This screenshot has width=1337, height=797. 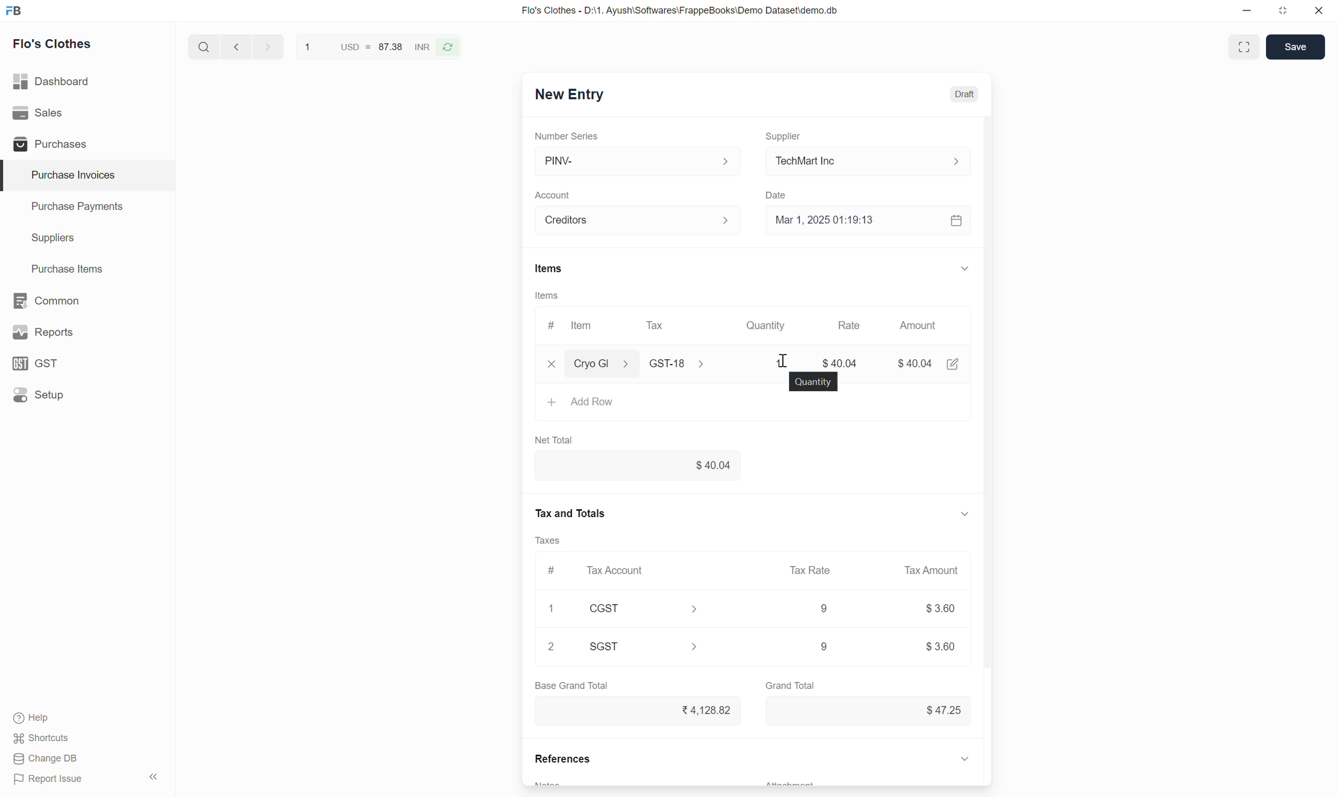 What do you see at coordinates (202, 45) in the screenshot?
I see `search` at bounding box center [202, 45].